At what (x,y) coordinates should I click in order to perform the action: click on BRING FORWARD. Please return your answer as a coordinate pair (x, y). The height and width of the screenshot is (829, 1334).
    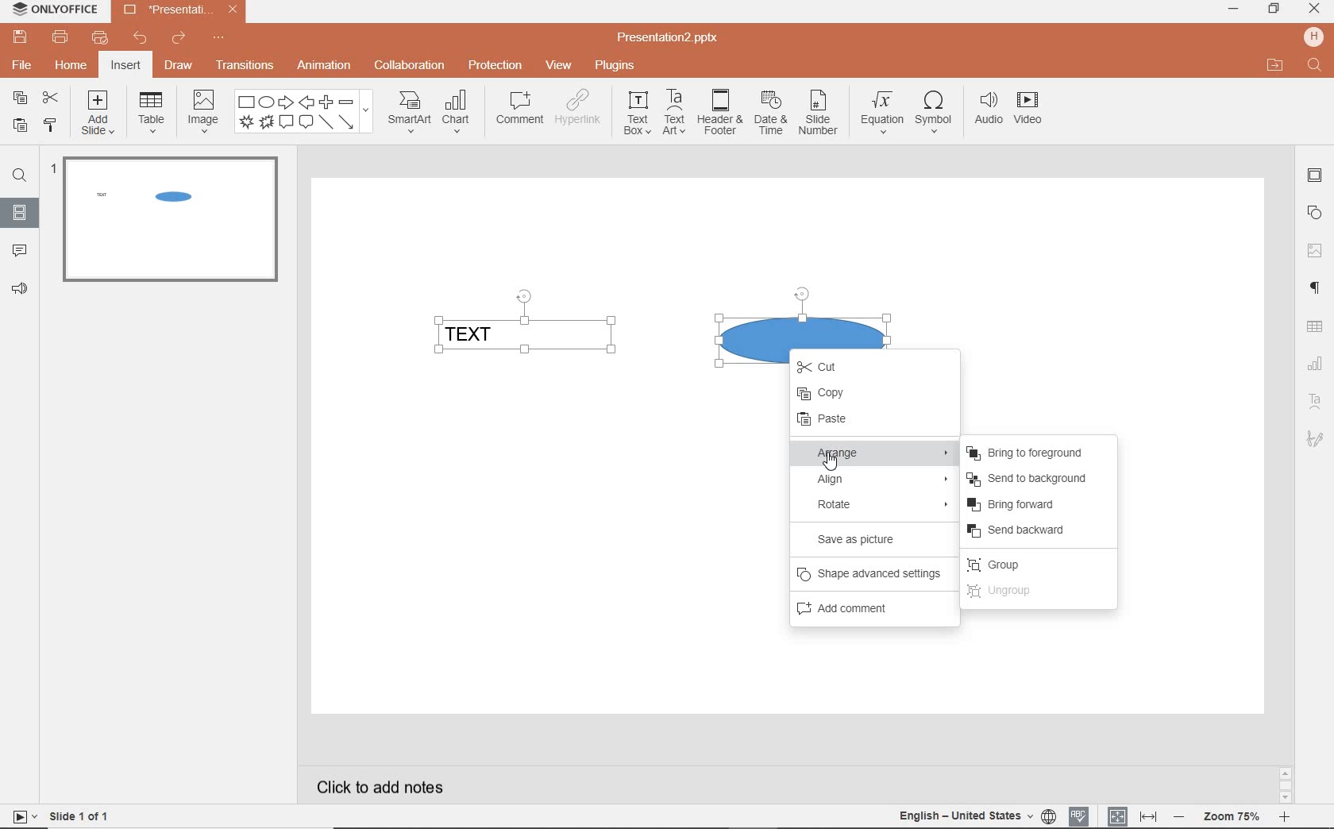
    Looking at the image, I should click on (1020, 505).